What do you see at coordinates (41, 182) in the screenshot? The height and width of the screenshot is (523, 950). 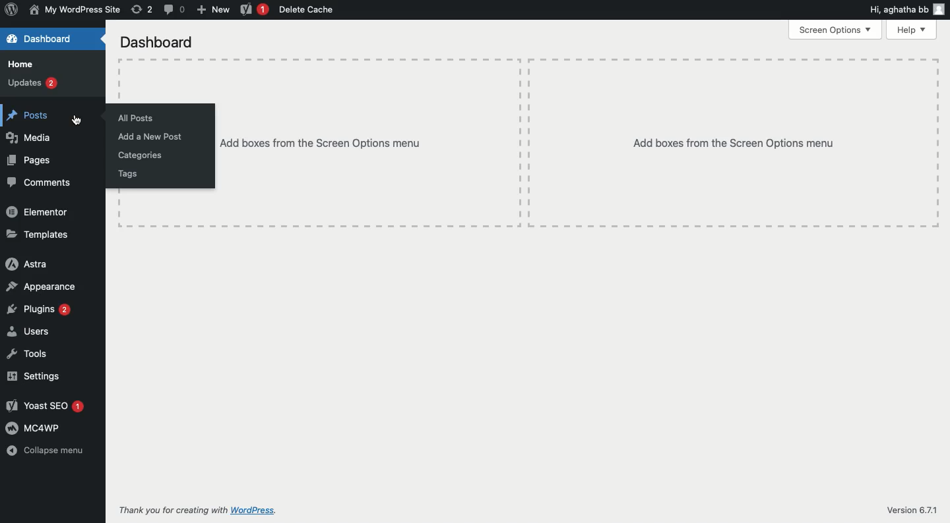 I see `Comments` at bounding box center [41, 182].